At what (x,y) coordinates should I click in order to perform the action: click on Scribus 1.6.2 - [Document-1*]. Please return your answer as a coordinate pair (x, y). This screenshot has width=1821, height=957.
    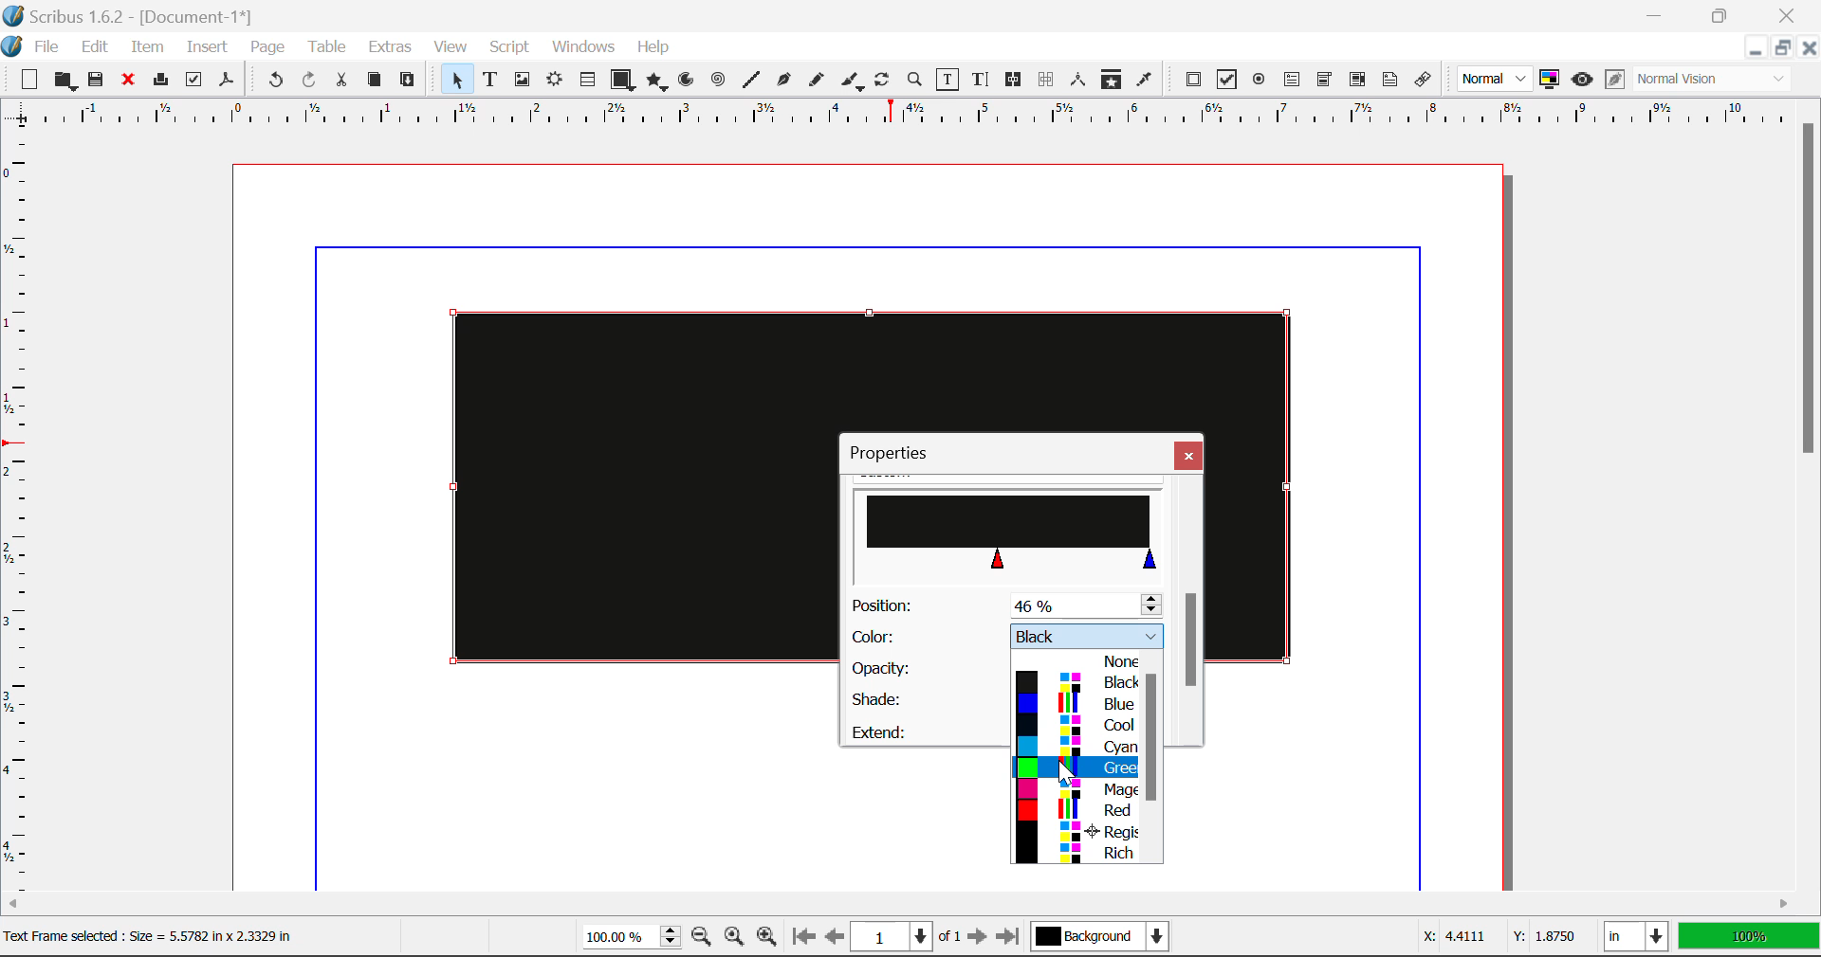
    Looking at the image, I should click on (143, 16).